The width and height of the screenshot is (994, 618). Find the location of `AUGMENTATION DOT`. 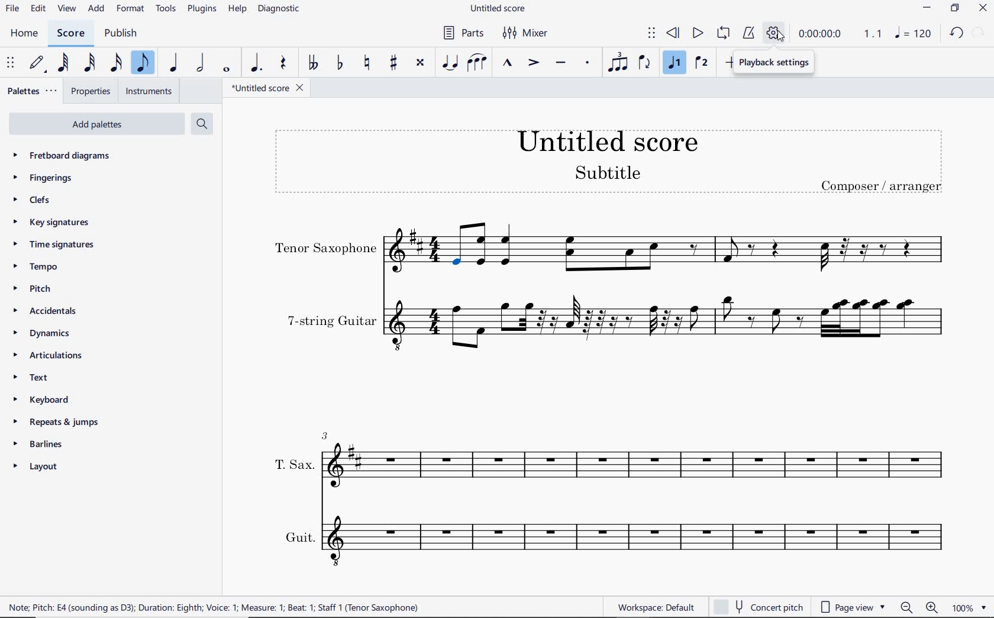

AUGMENTATION DOT is located at coordinates (257, 63).